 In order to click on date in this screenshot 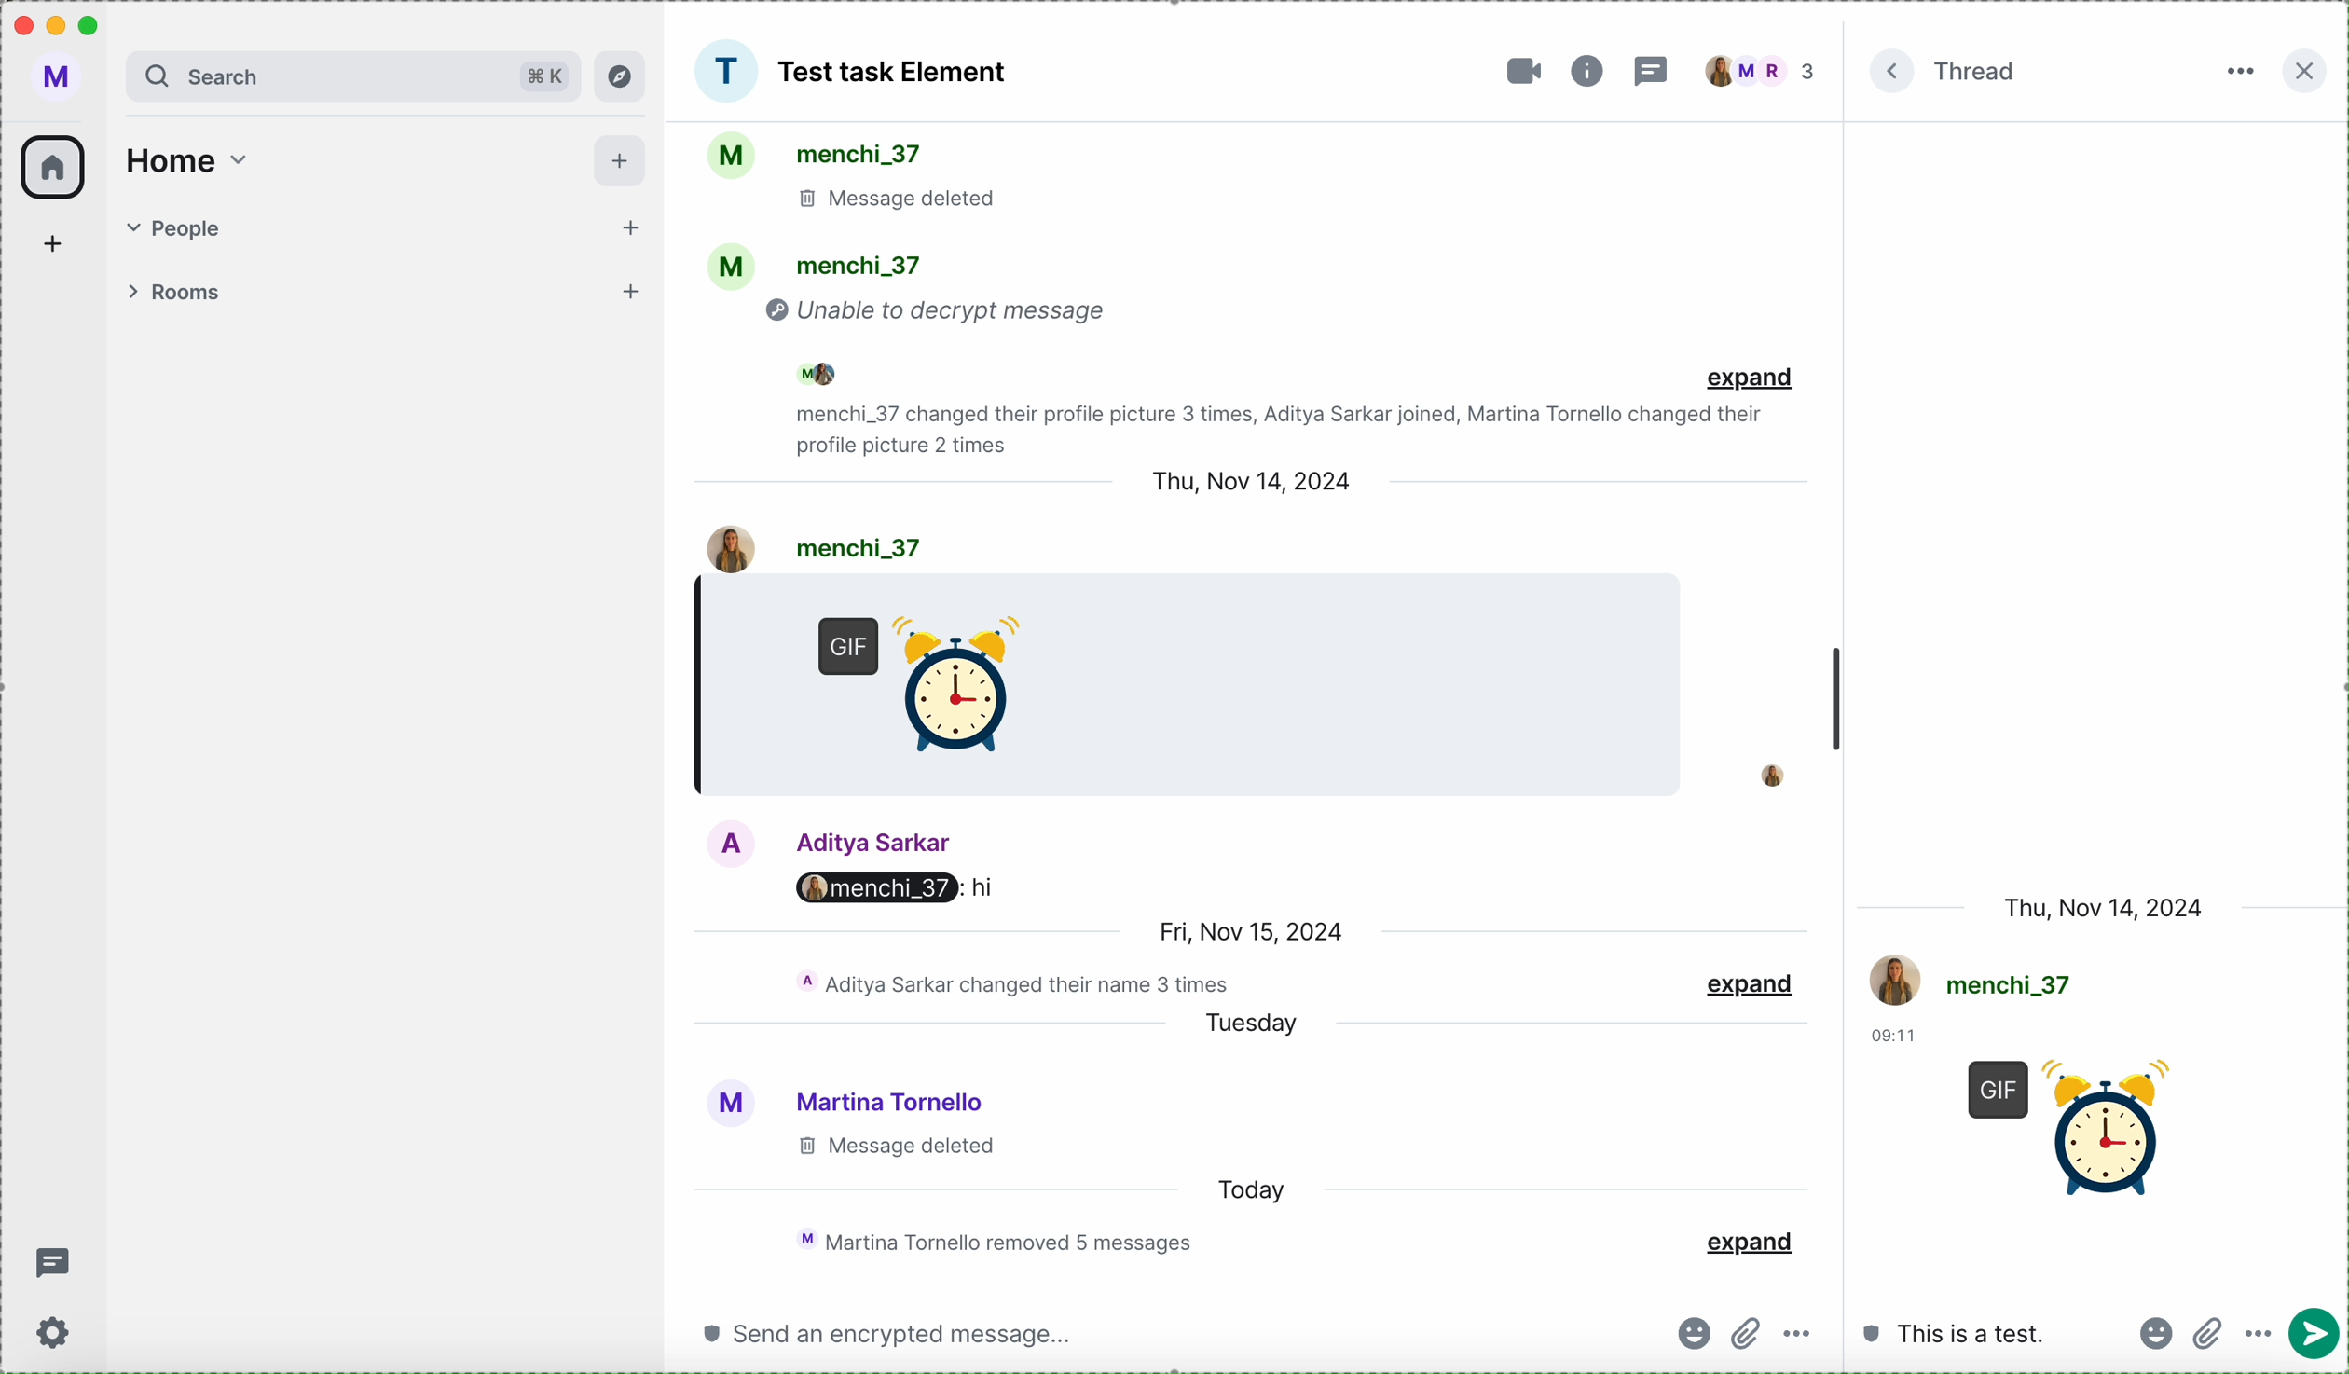, I will do `click(1241, 479)`.